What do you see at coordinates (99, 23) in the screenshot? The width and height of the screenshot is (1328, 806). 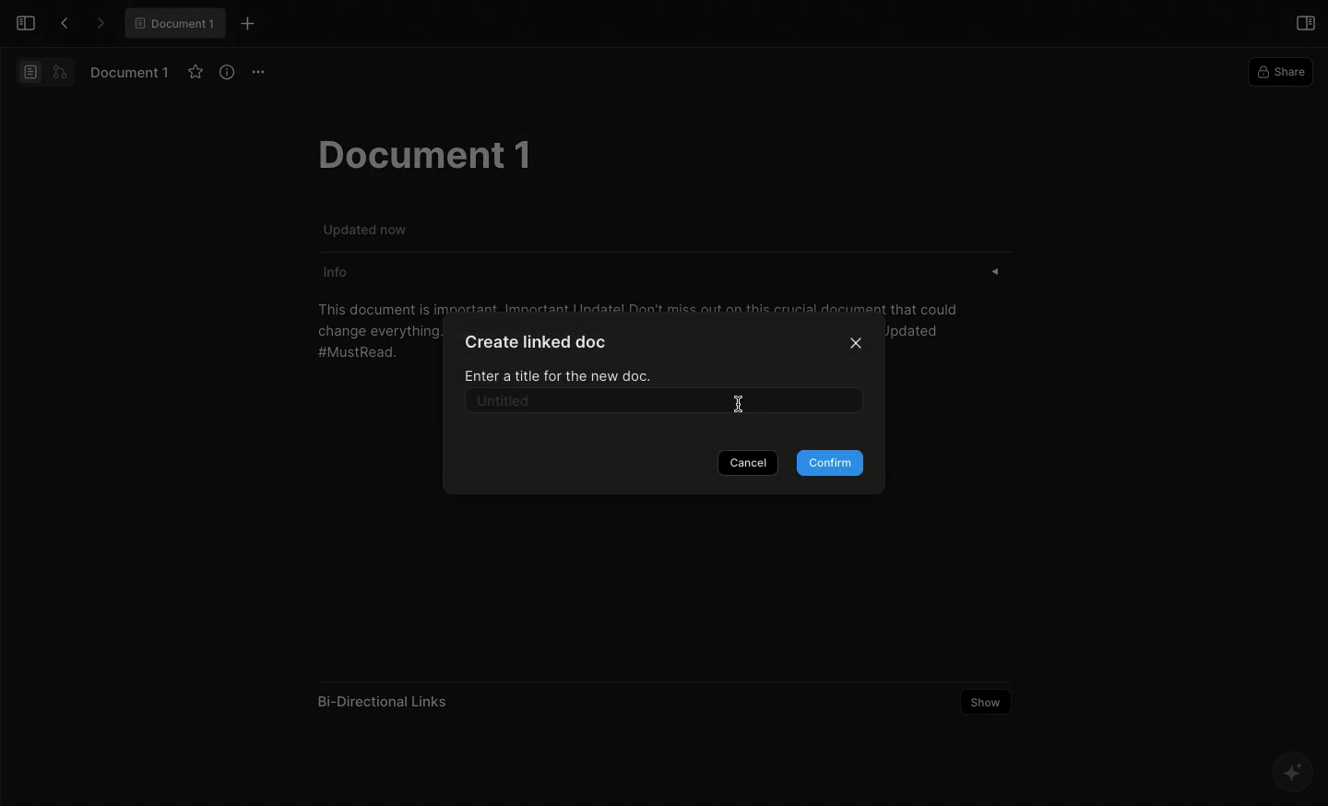 I see `Forward` at bounding box center [99, 23].